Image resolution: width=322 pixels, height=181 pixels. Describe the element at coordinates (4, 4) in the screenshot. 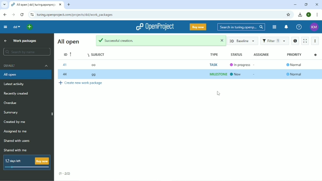

I see `Search tabs` at that location.